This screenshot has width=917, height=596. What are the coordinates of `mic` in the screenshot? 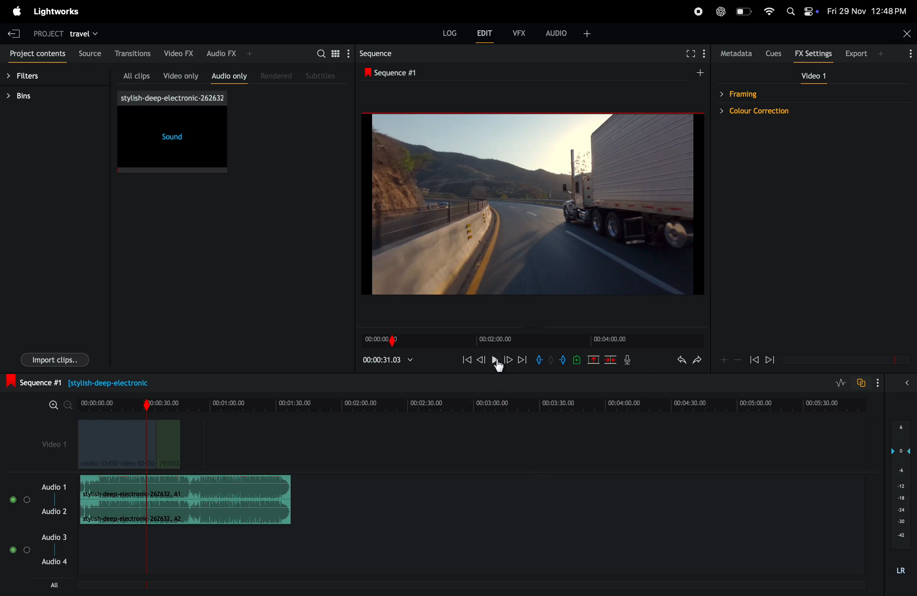 It's located at (631, 361).